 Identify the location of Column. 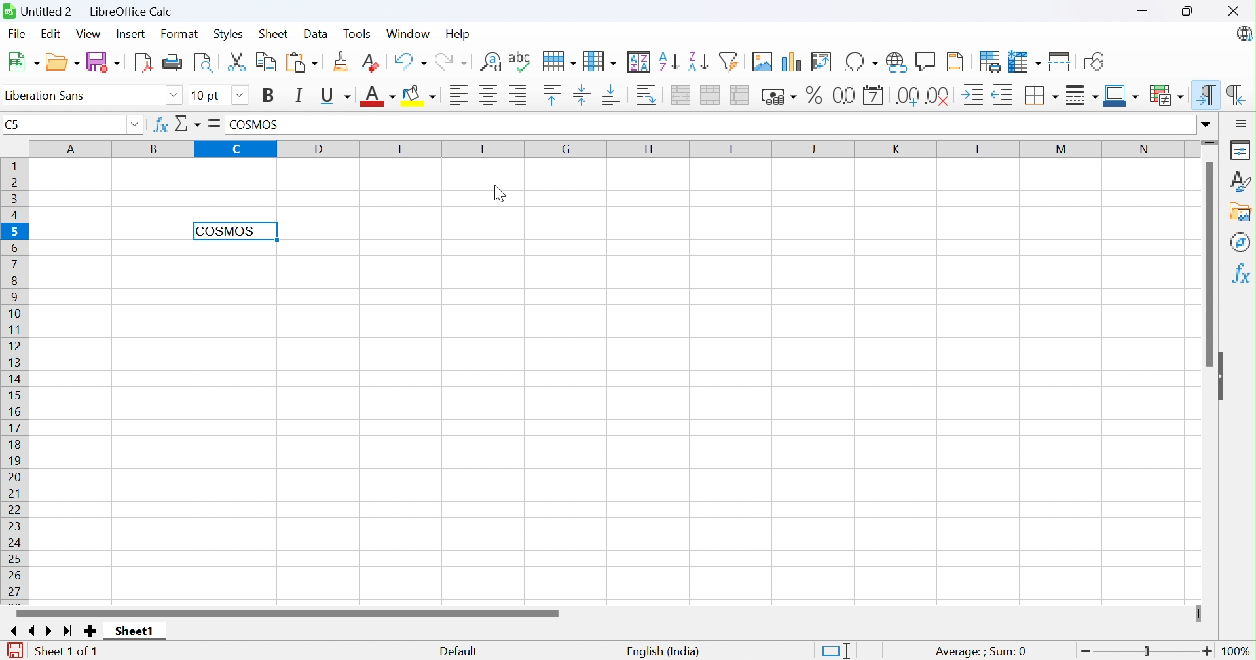
(600, 61).